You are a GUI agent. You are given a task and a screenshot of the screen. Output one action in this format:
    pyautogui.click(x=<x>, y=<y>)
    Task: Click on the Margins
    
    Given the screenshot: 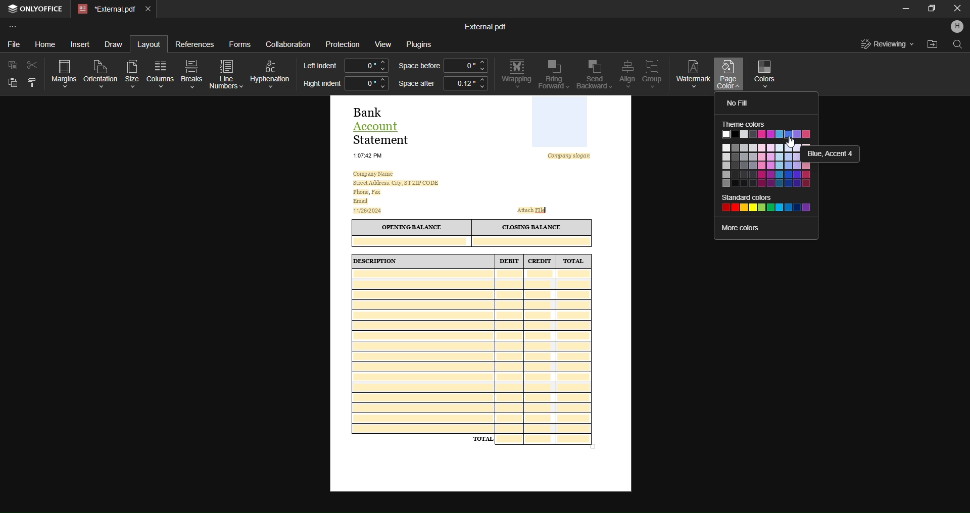 What is the action you would take?
    pyautogui.click(x=61, y=72)
    